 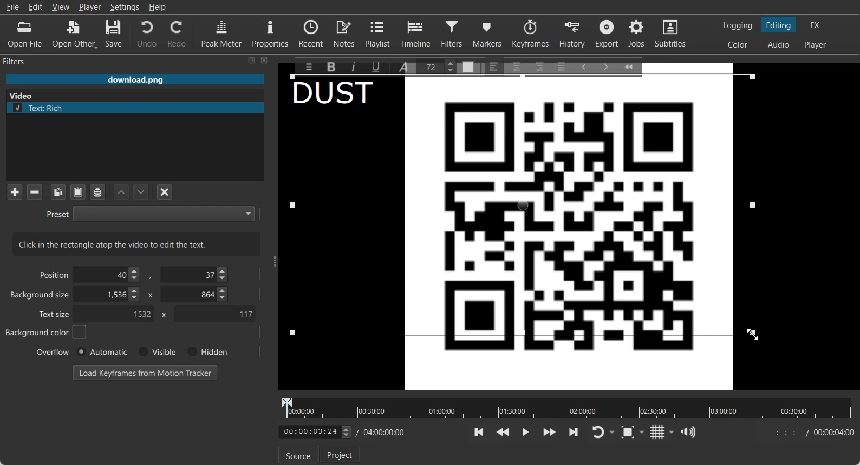 What do you see at coordinates (109, 275) in the screenshot?
I see `Position Adjuster X- Coordinate` at bounding box center [109, 275].